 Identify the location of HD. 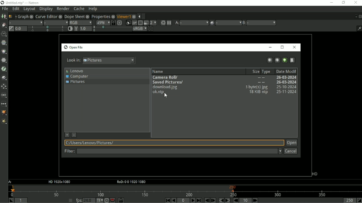
(315, 174).